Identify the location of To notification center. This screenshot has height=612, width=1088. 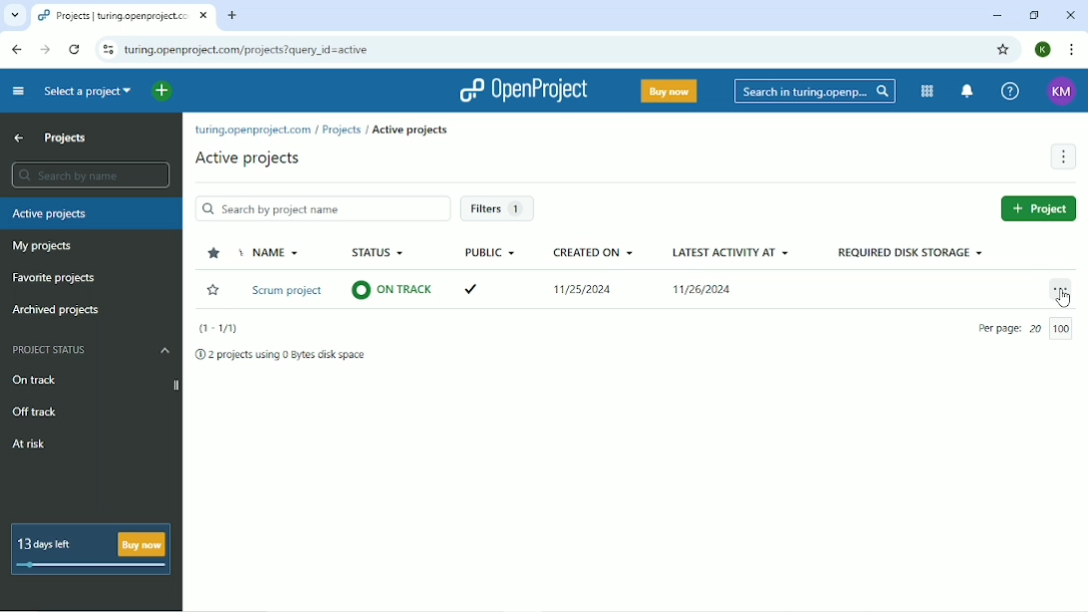
(966, 92).